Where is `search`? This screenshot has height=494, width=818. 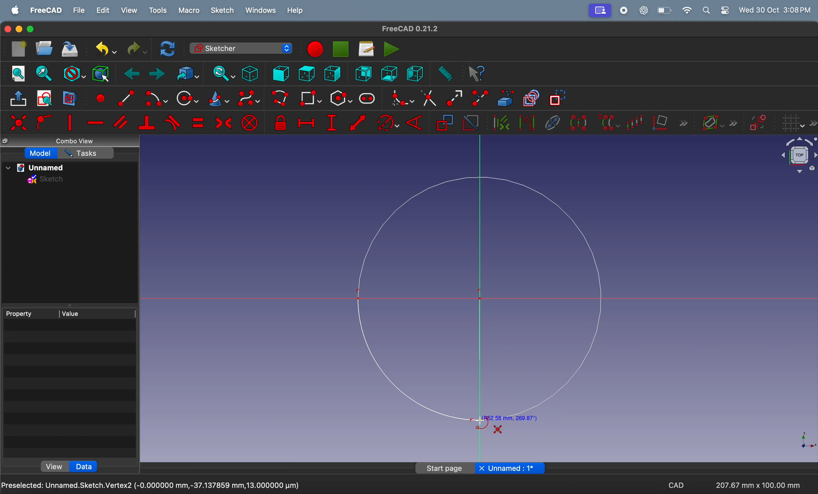 search is located at coordinates (706, 10).